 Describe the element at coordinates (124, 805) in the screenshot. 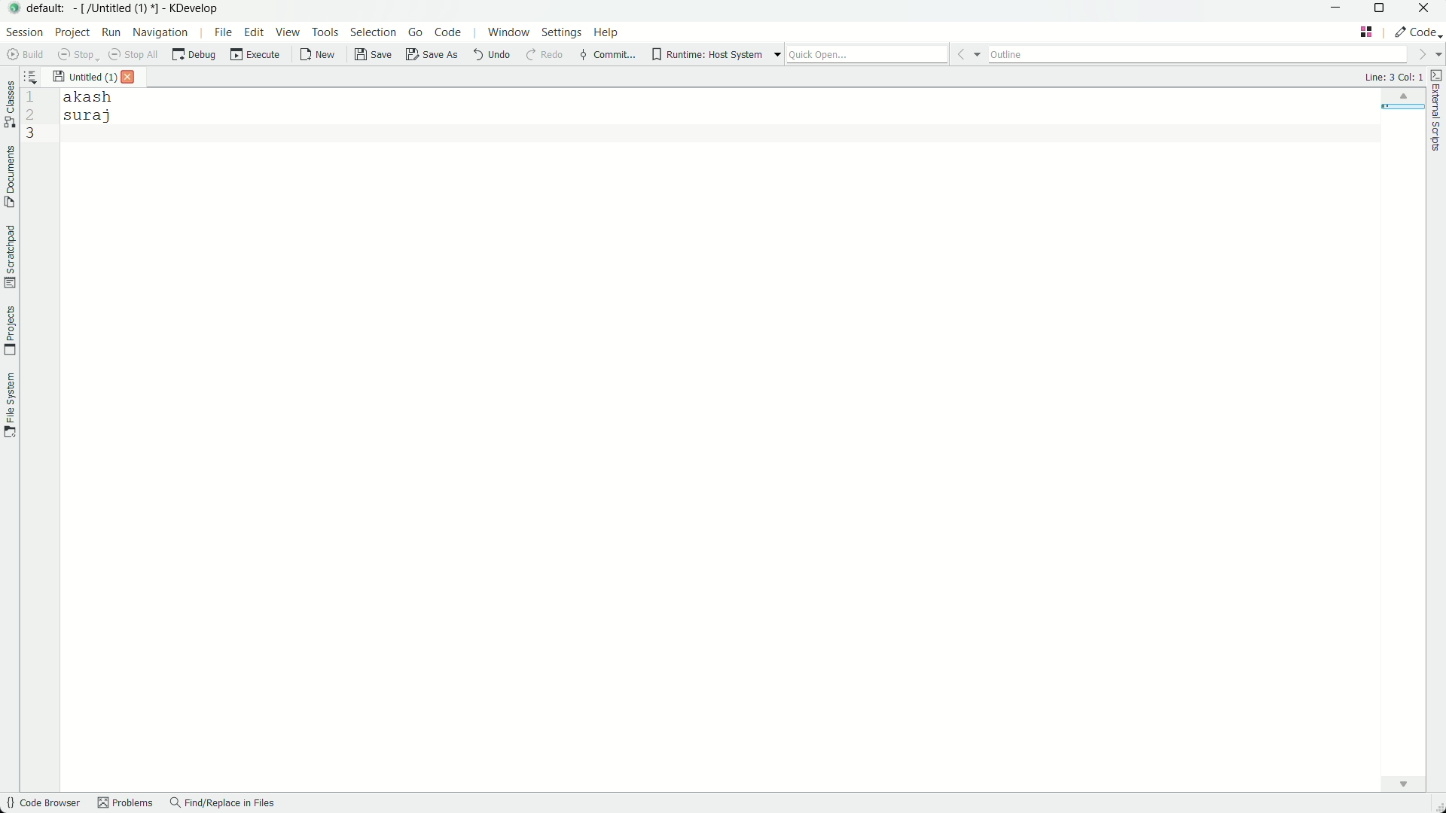

I see `problems` at that location.